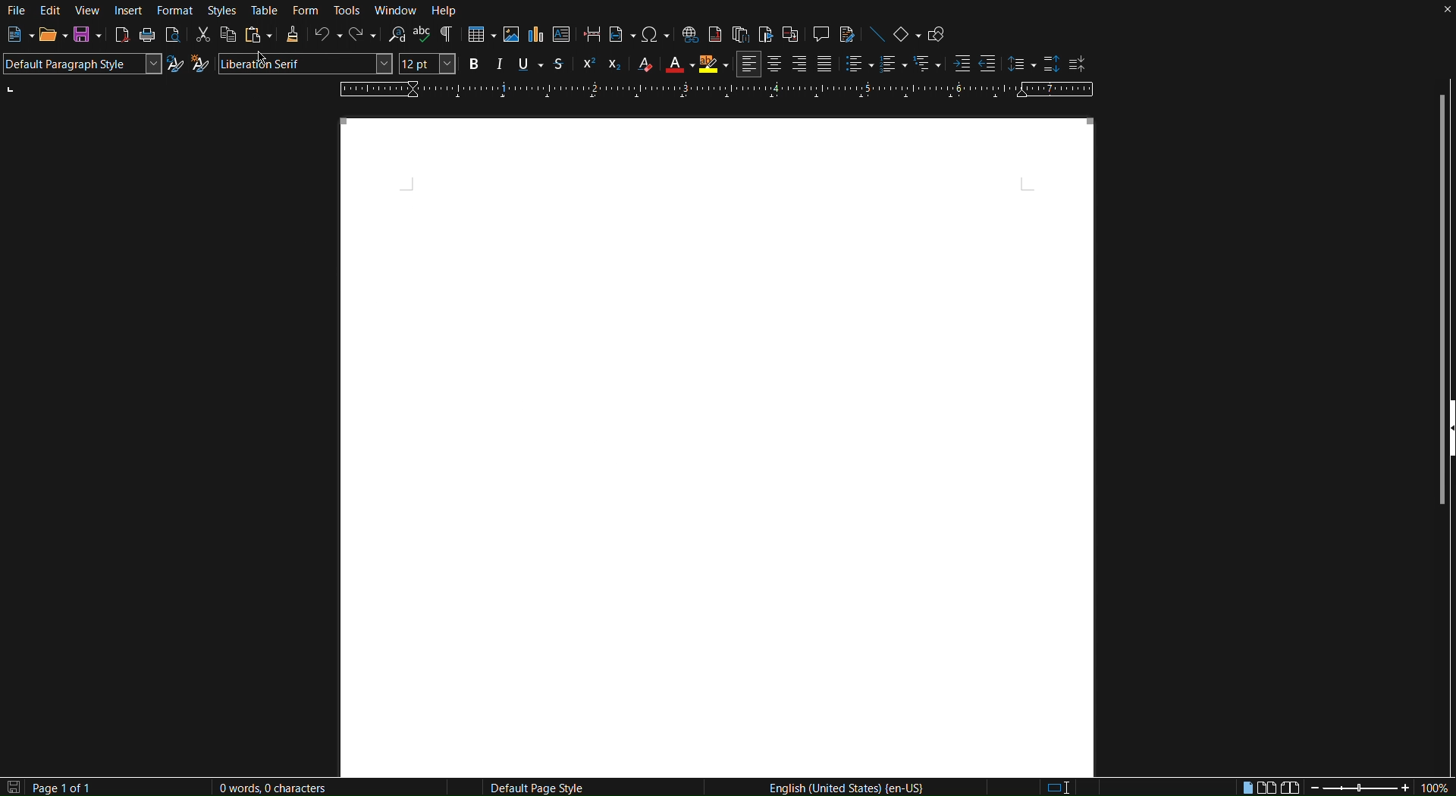 The width and height of the screenshot is (1456, 796). Describe the element at coordinates (961, 65) in the screenshot. I see `Increase Indent` at that location.